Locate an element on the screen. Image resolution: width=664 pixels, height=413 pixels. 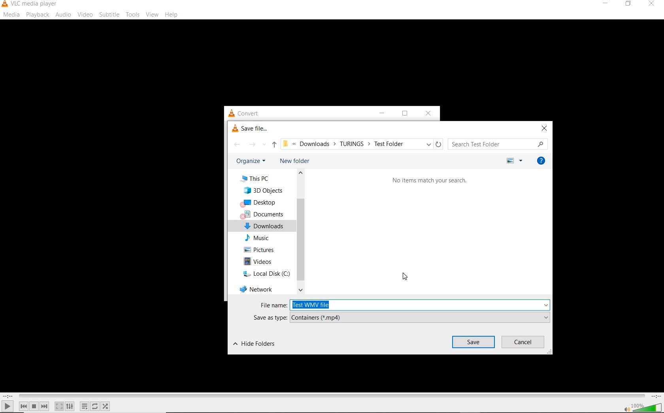
video is located at coordinates (85, 15).